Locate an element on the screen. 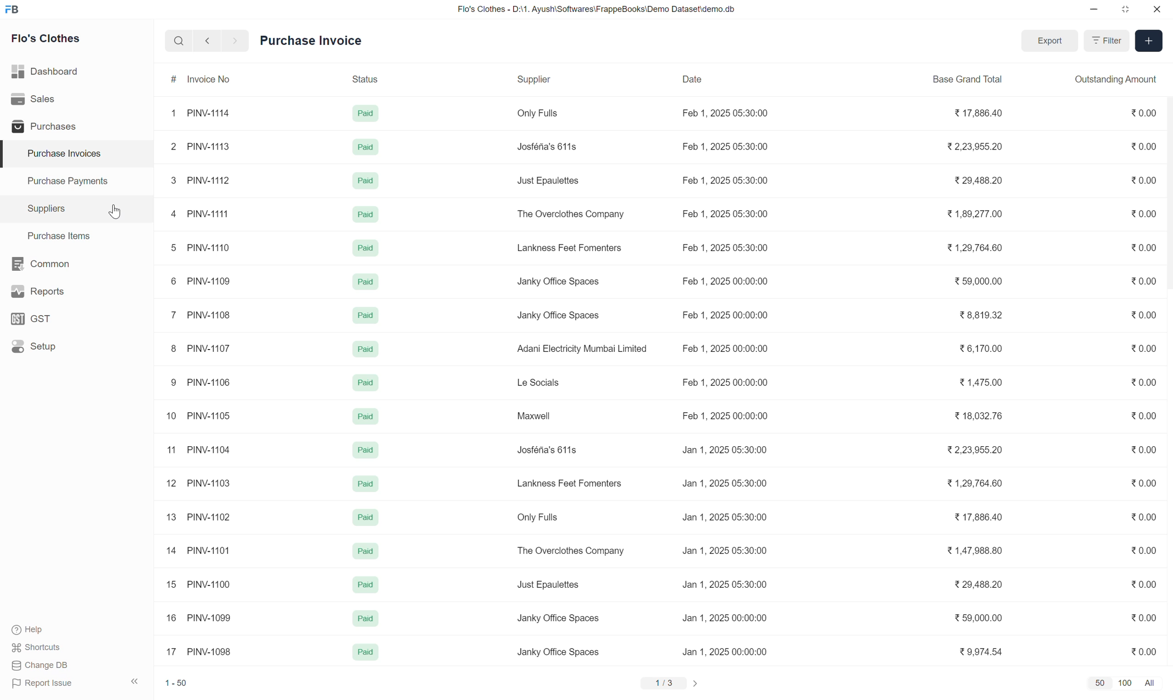 The image size is (1173, 700). PINV-1102 is located at coordinates (209, 517).